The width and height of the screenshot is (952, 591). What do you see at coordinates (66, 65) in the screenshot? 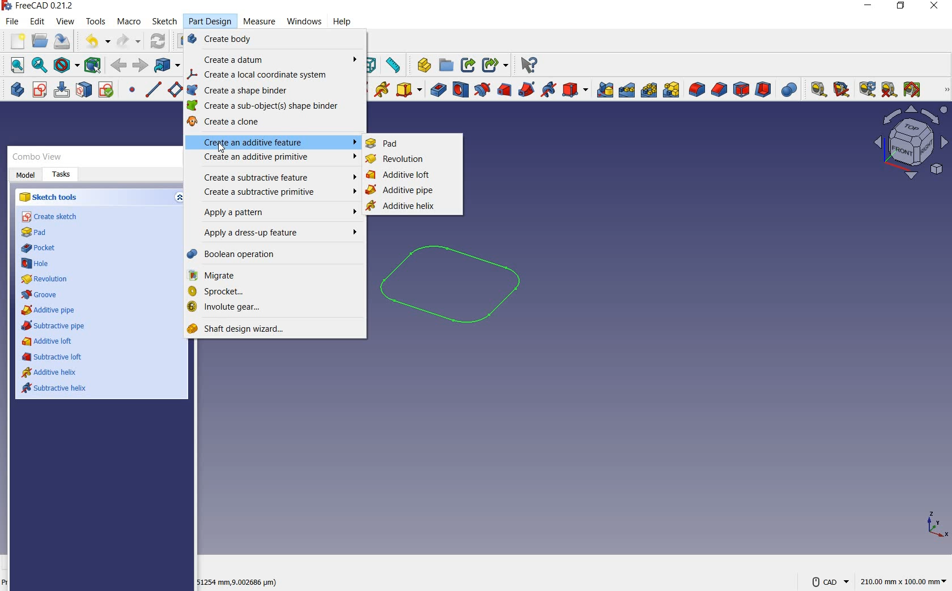
I see `draw style` at bounding box center [66, 65].